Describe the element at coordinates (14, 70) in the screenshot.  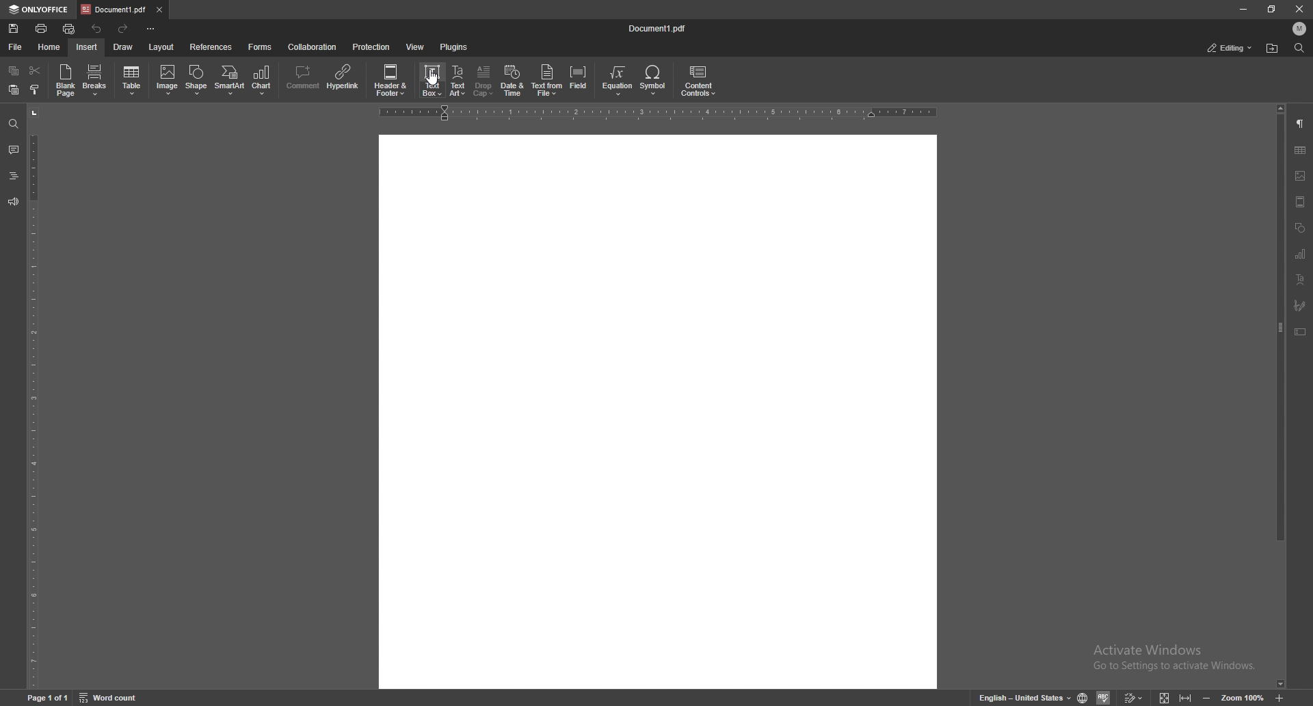
I see `copy` at that location.